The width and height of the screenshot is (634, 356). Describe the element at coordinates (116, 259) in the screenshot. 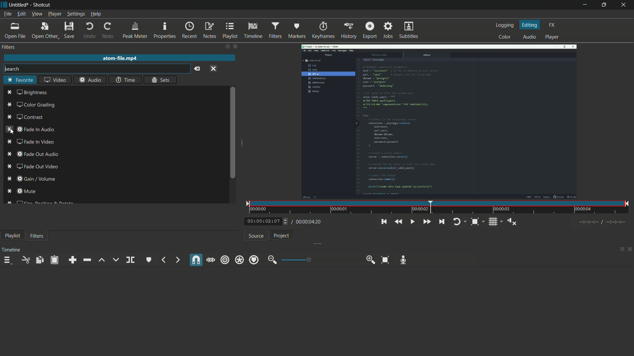

I see `overwrite` at that location.